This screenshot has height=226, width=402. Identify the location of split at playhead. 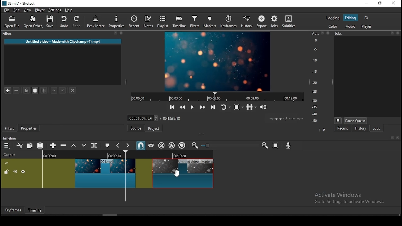
(136, 22).